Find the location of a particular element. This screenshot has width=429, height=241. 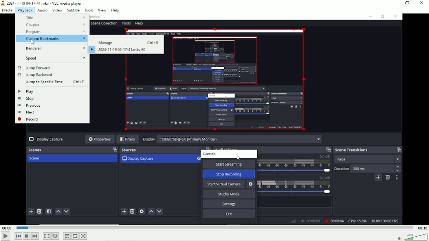

Minimize is located at coordinates (392, 3).